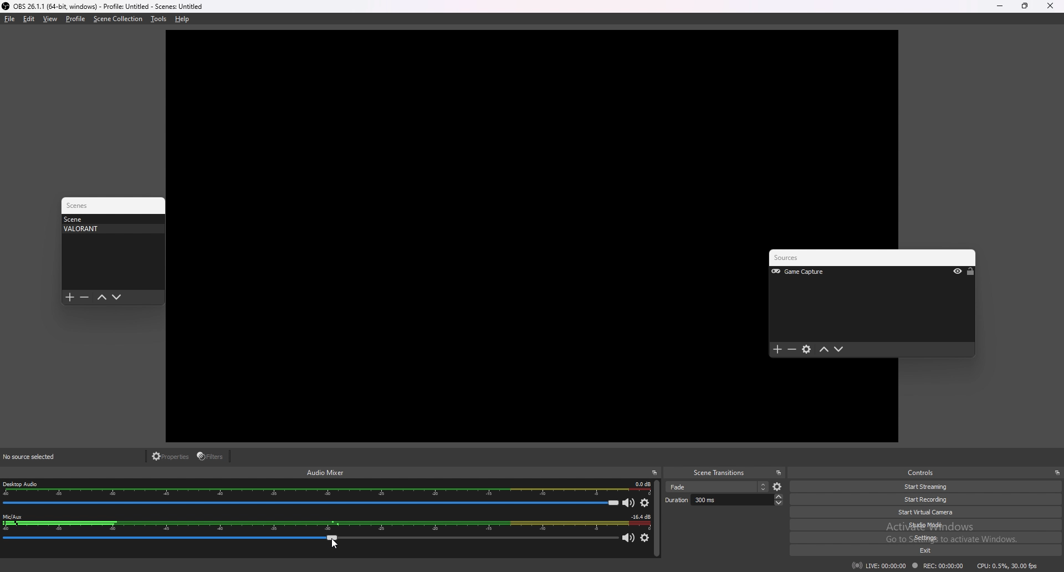 This screenshot has height=572, width=1064. Describe the element at coordinates (657, 519) in the screenshot. I see `scroll bar` at that location.